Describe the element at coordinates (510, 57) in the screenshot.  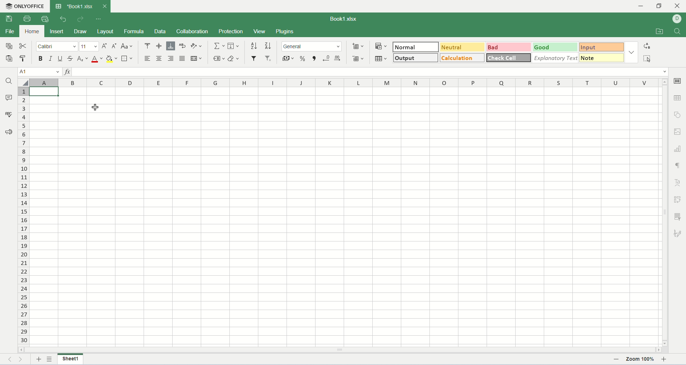
I see `check cell` at that location.